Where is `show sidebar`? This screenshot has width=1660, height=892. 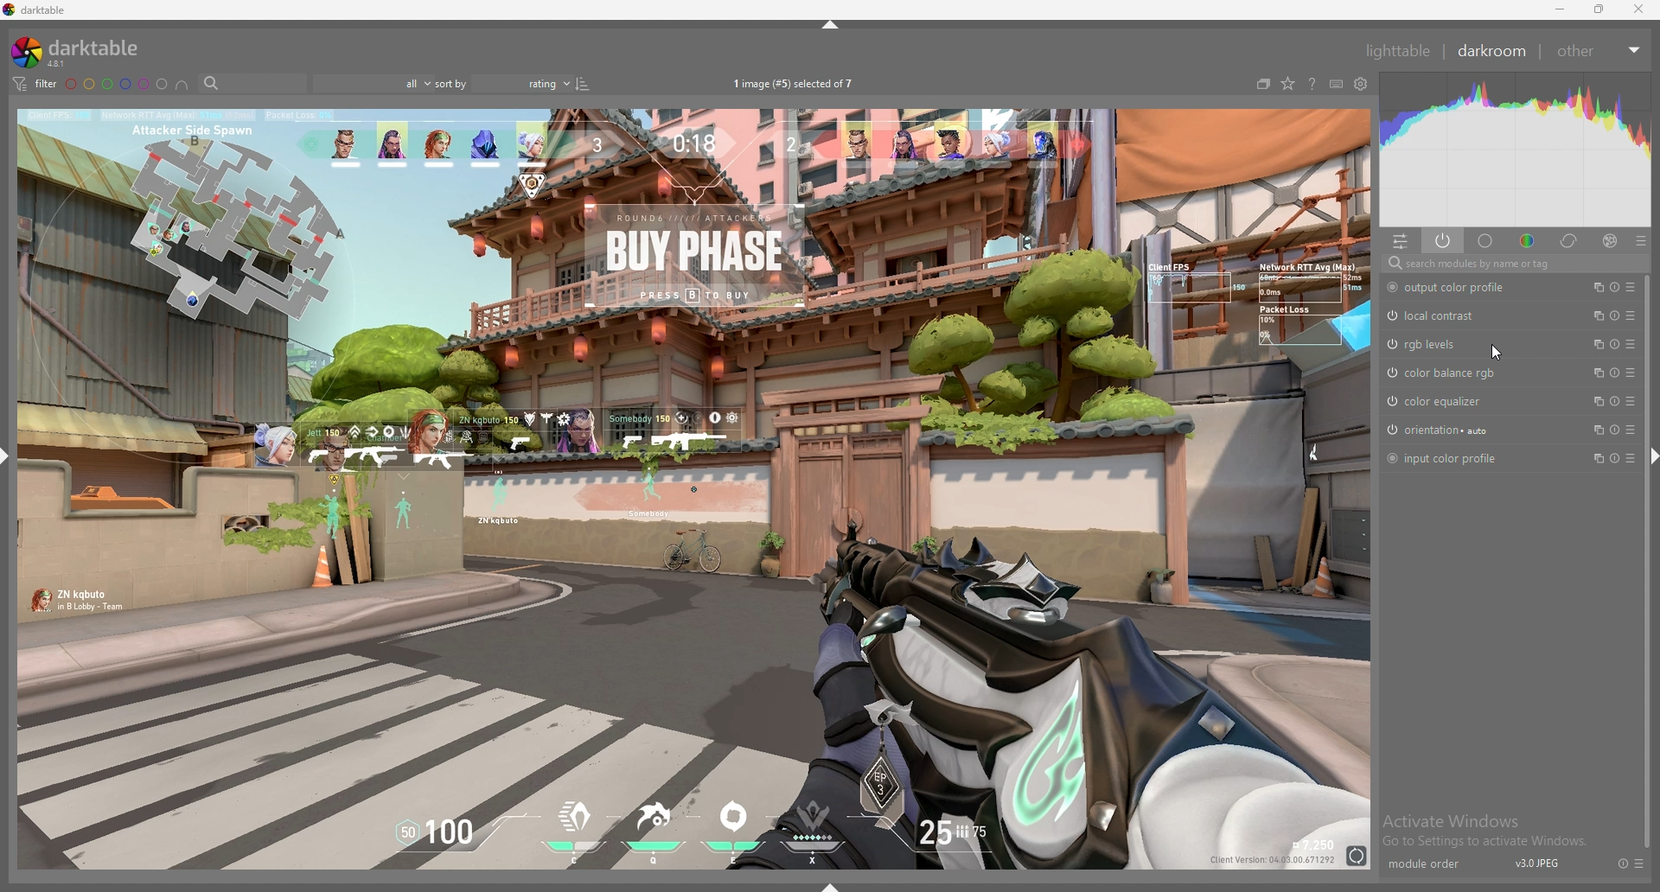 show sidebar is located at coordinates (5, 455).